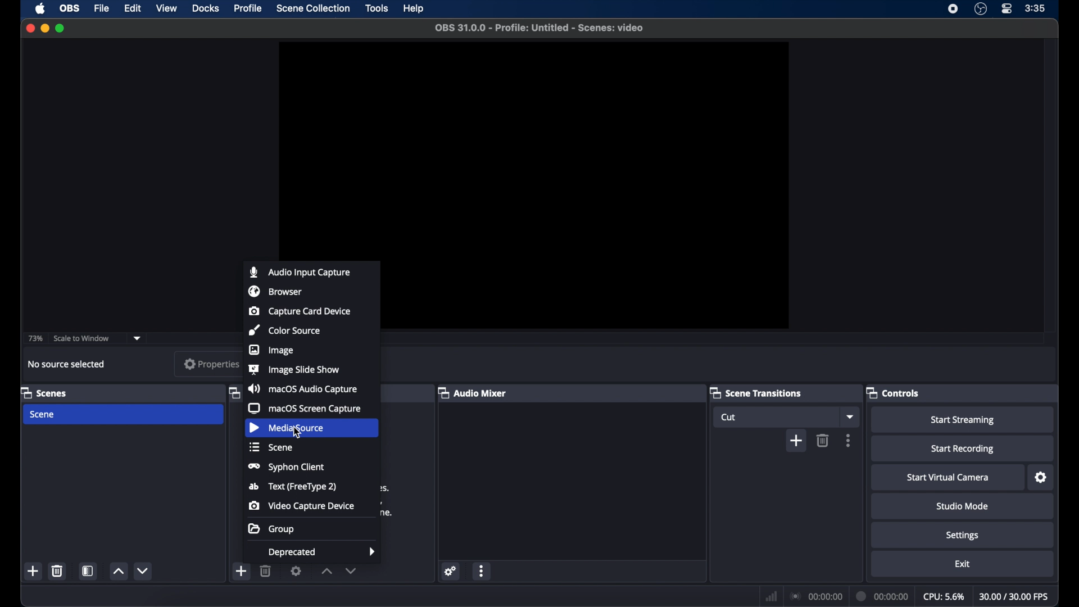 This screenshot has height=607, width=1079. What do you see at coordinates (533, 146) in the screenshot?
I see `preview` at bounding box center [533, 146].